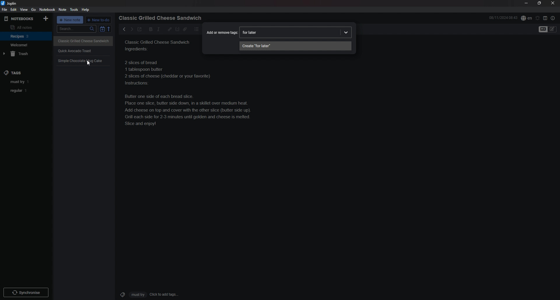 This screenshot has width=560, height=300. What do you see at coordinates (102, 30) in the screenshot?
I see `toggle sort order` at bounding box center [102, 30].